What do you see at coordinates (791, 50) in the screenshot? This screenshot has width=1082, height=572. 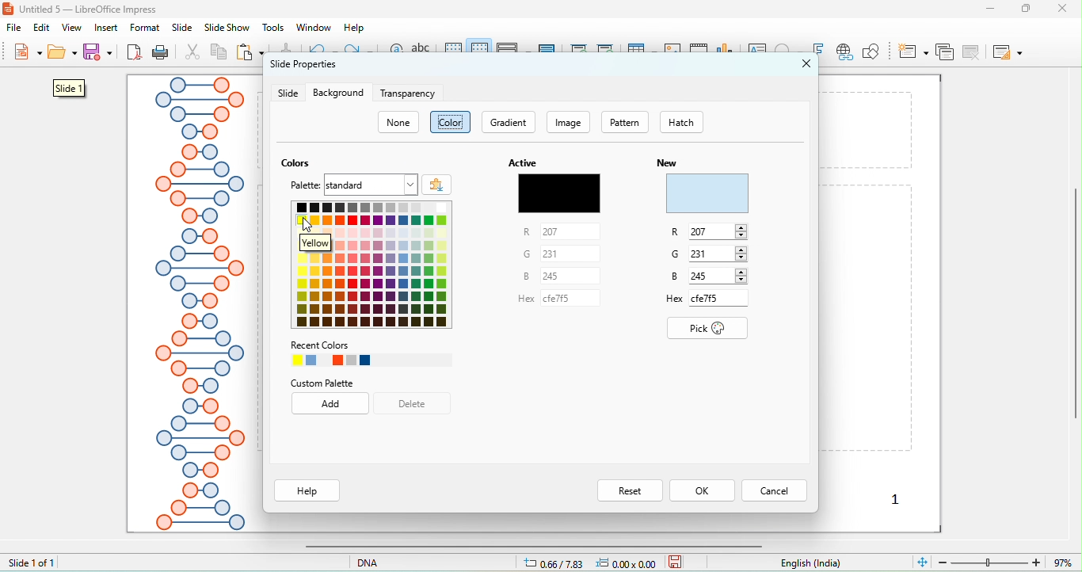 I see `special characters` at bounding box center [791, 50].